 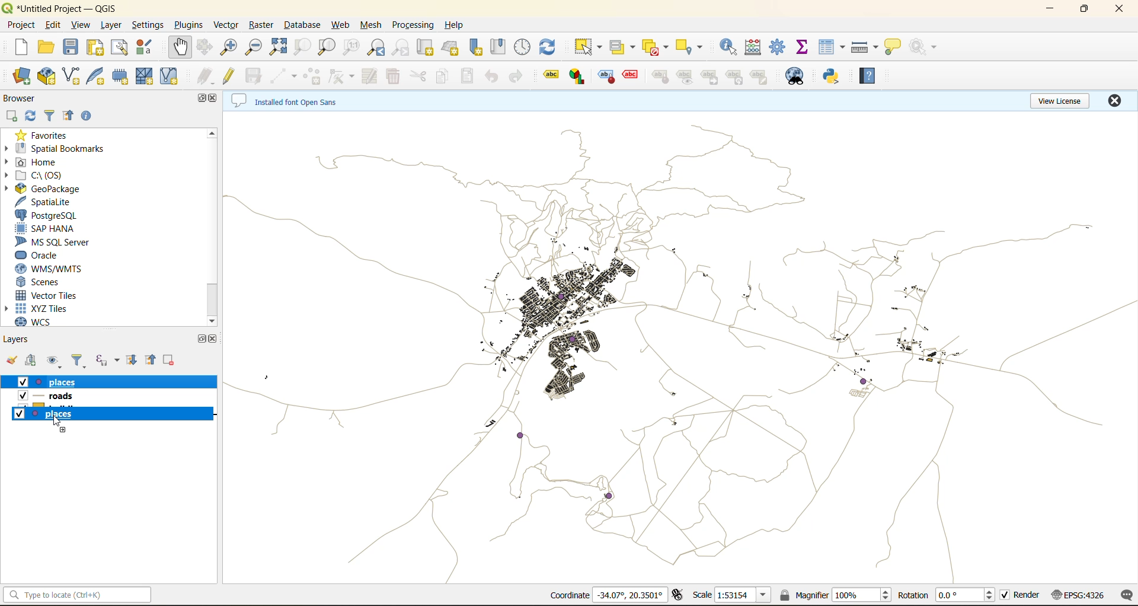 I want to click on scrollbar, so click(x=213, y=301).